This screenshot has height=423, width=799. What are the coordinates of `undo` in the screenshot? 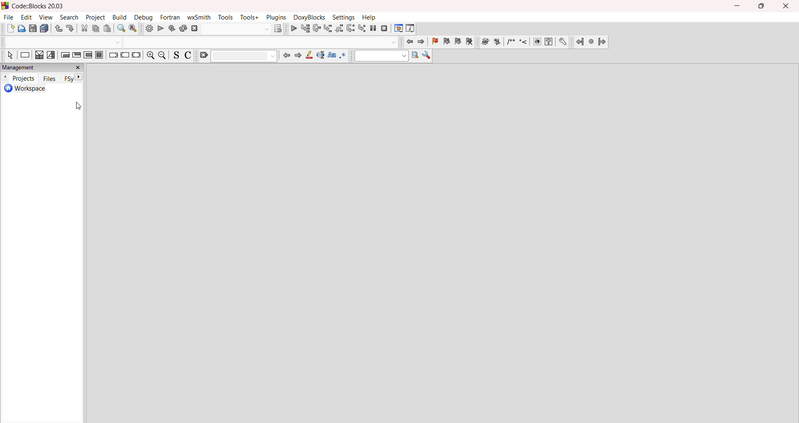 It's located at (59, 29).